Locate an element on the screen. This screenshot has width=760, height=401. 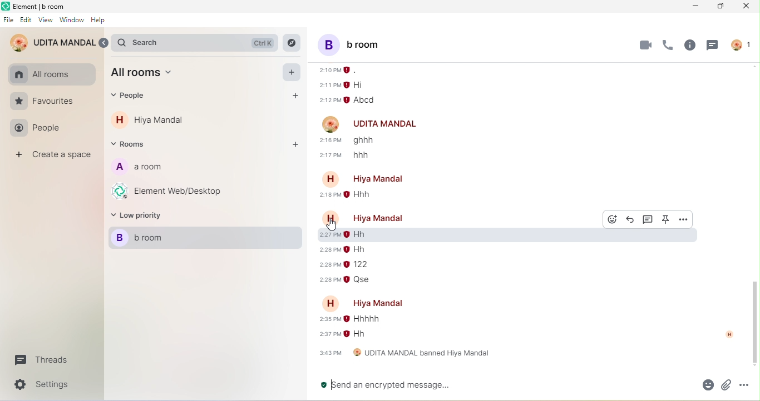
people is located at coordinates (133, 97).